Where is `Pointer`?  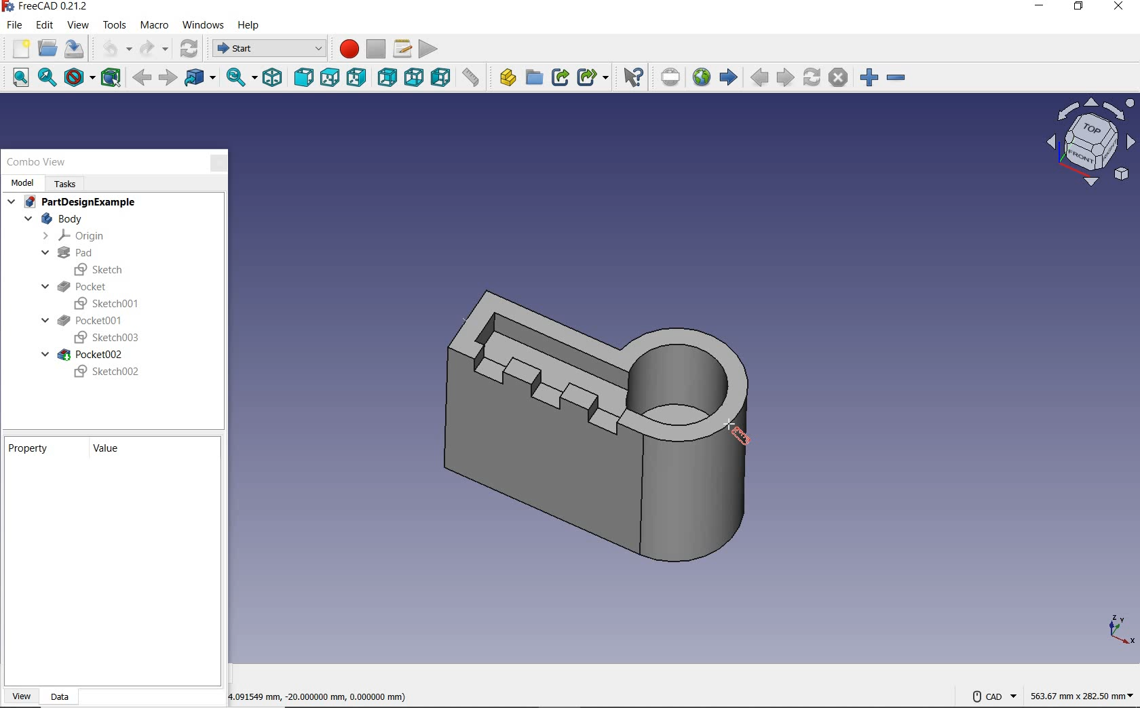 Pointer is located at coordinates (731, 422).